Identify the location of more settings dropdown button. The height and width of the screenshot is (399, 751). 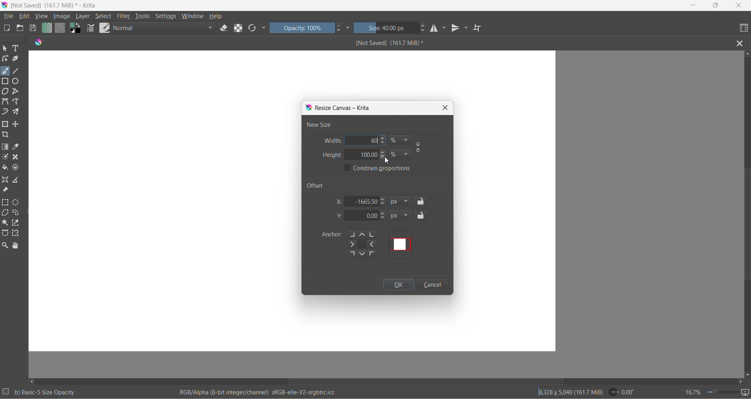
(349, 28).